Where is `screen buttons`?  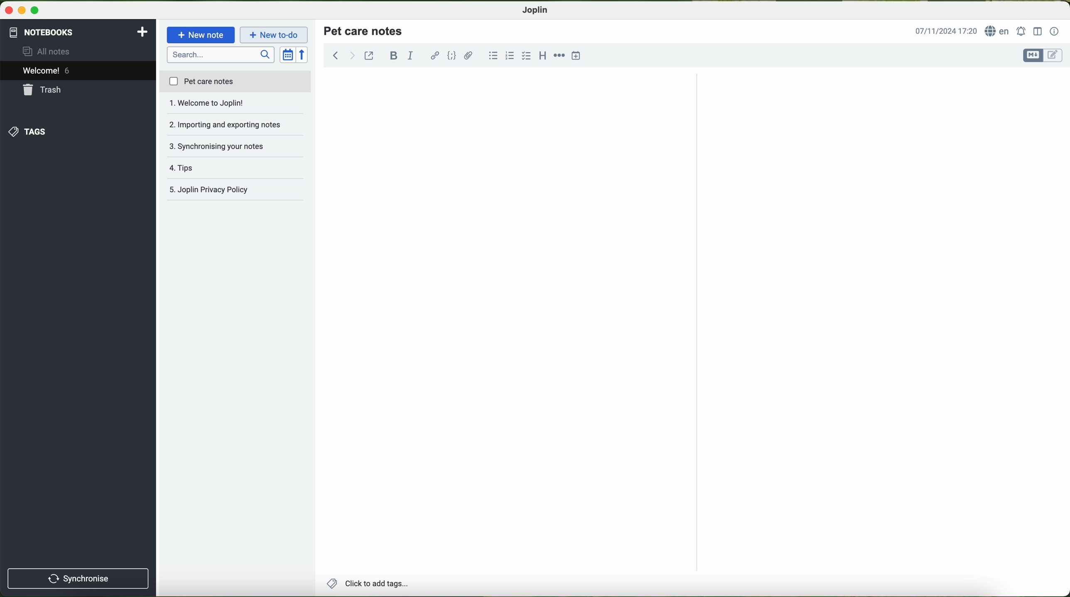
screen buttons is located at coordinates (21, 11).